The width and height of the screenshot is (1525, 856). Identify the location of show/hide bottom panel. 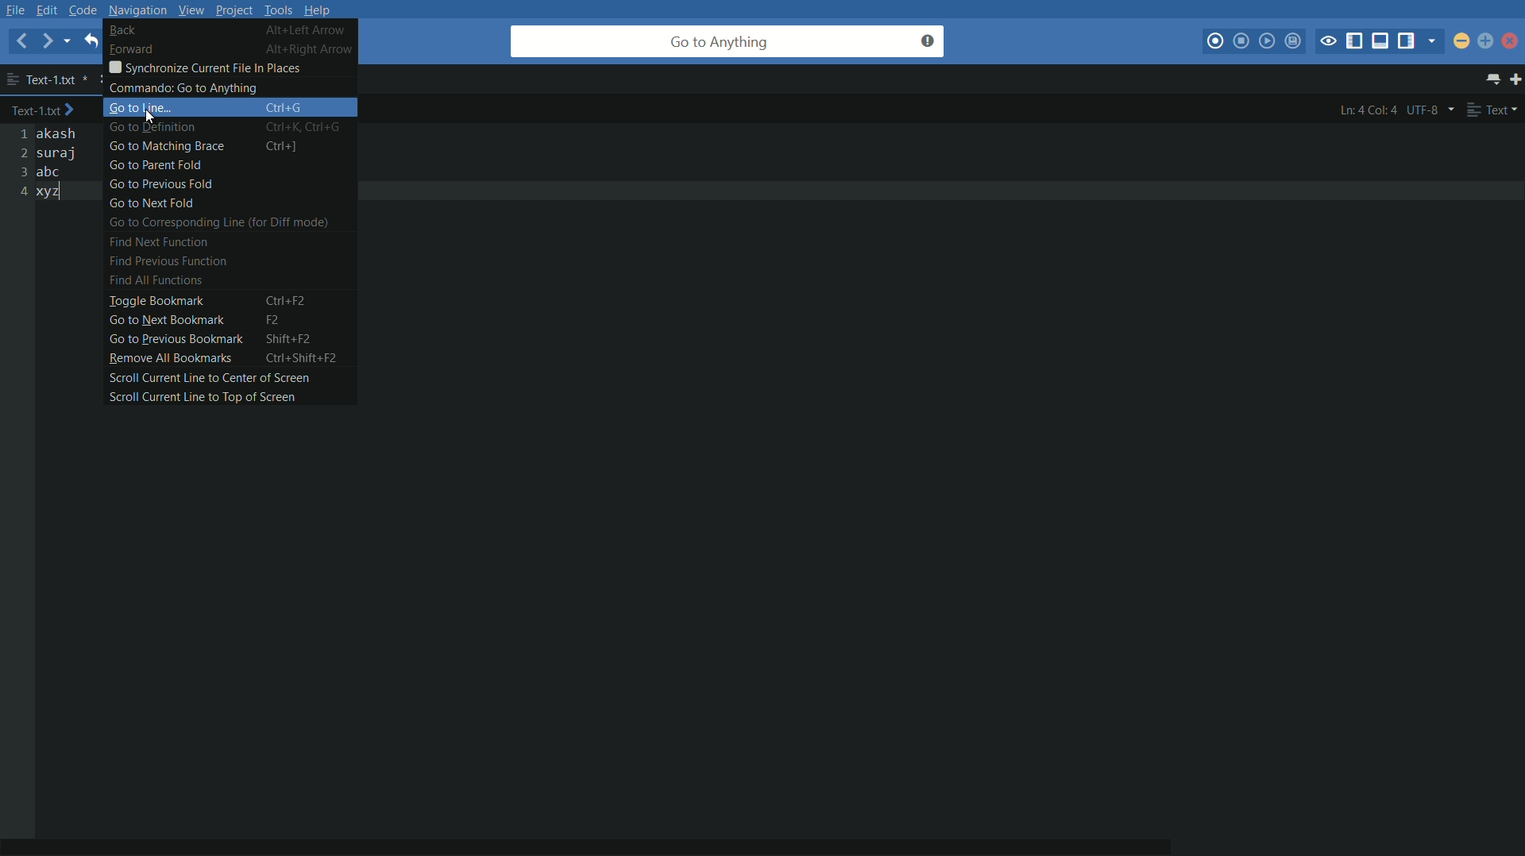
(1381, 41).